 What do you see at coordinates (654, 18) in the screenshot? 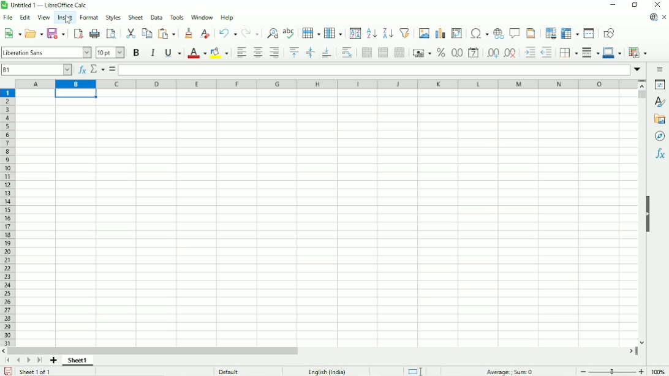
I see `Update available` at bounding box center [654, 18].